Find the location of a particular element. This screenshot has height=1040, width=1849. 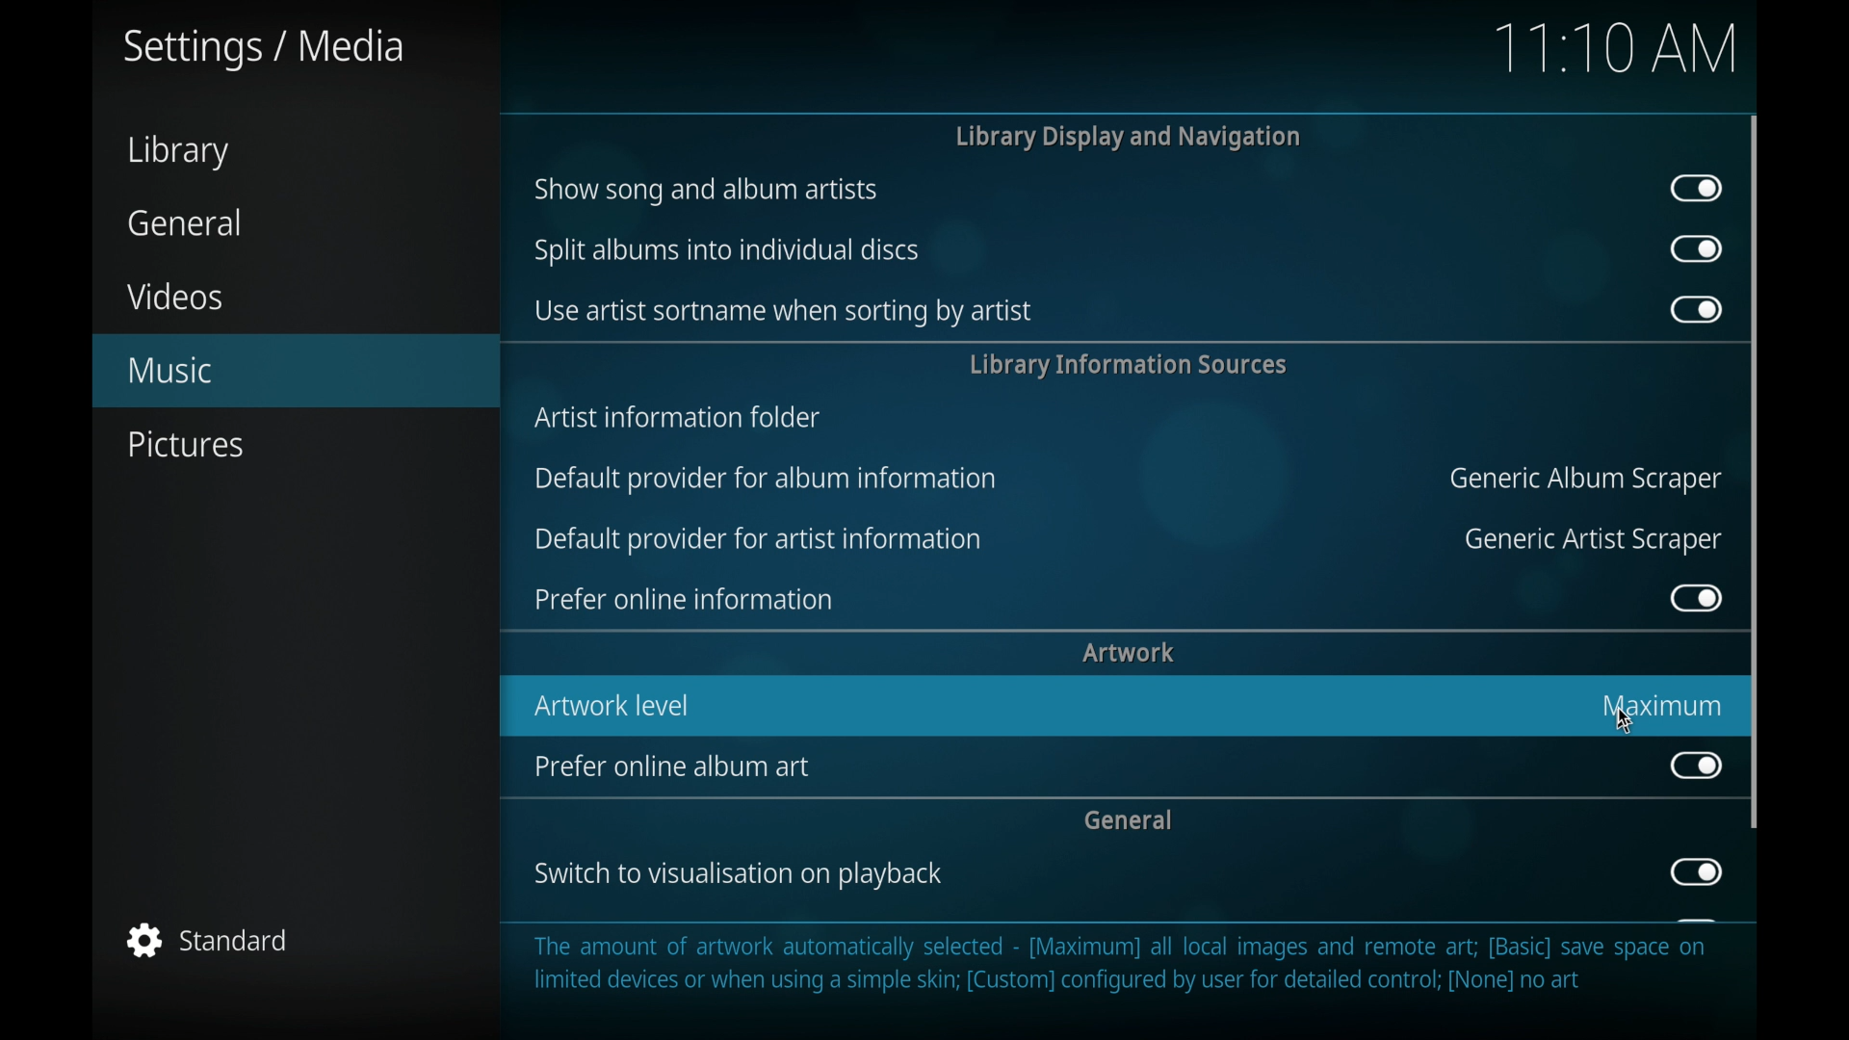

use artists sort name when sorting by artist is located at coordinates (785, 311).